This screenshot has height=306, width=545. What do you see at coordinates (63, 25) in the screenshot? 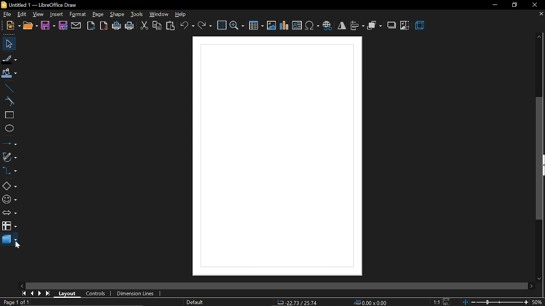
I see `save as` at bounding box center [63, 25].